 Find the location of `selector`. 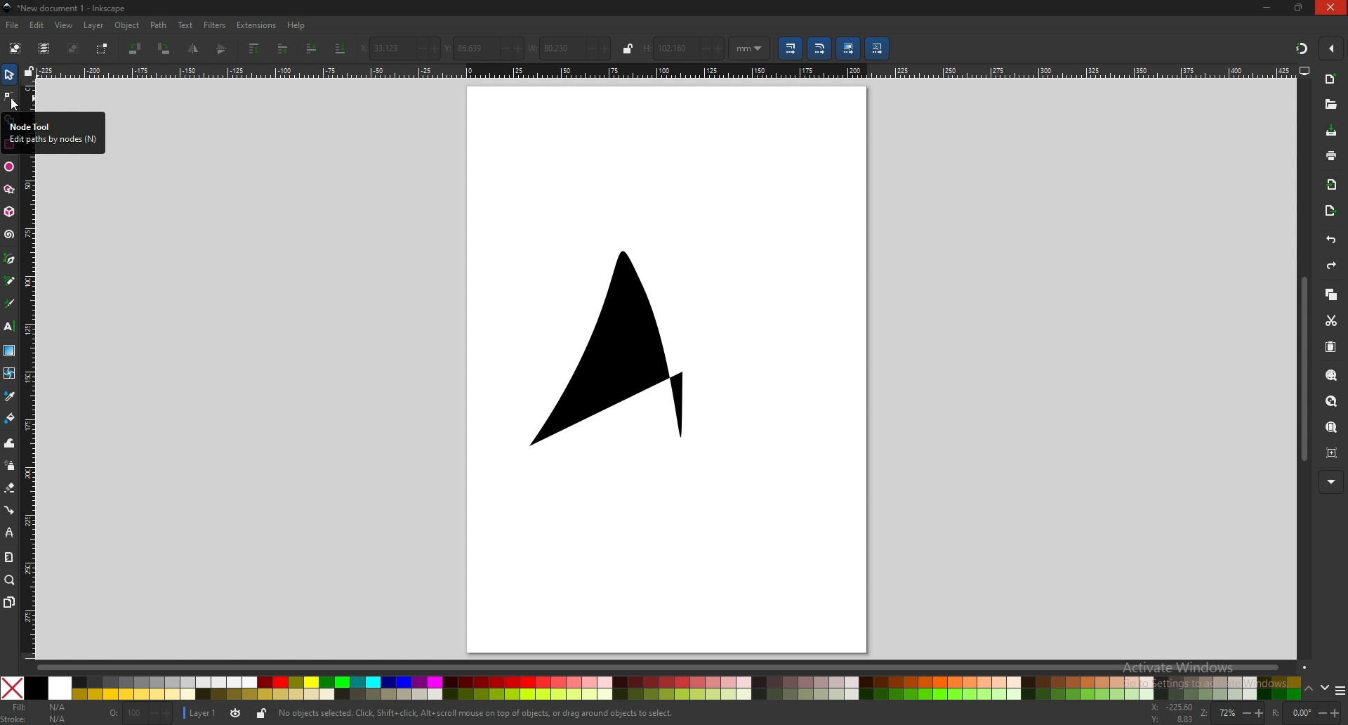

selector is located at coordinates (9, 74).